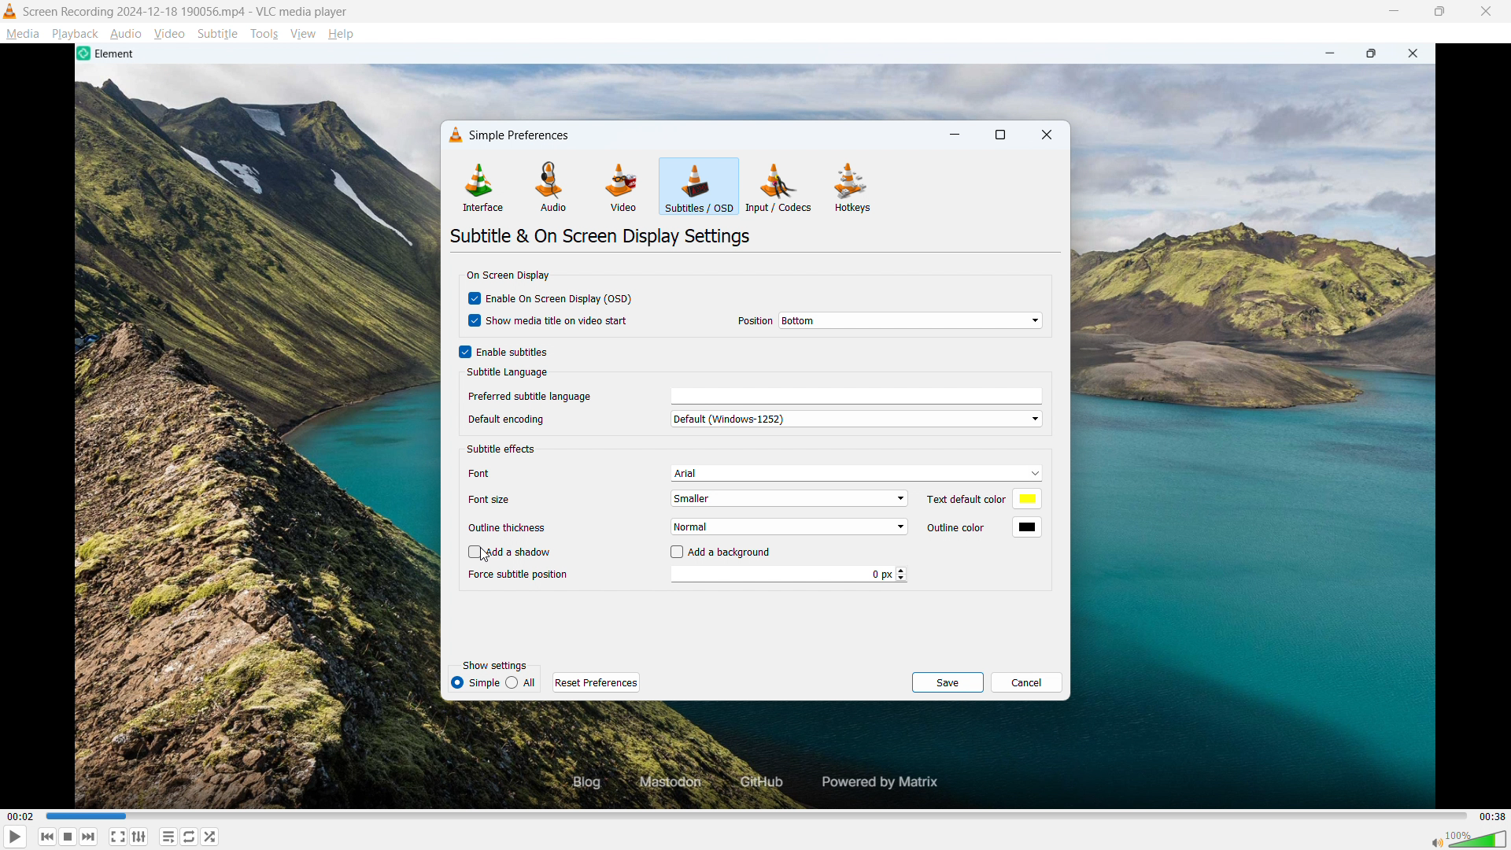 This screenshot has height=850, width=1511. What do you see at coordinates (265, 34) in the screenshot?
I see `Tools ` at bounding box center [265, 34].